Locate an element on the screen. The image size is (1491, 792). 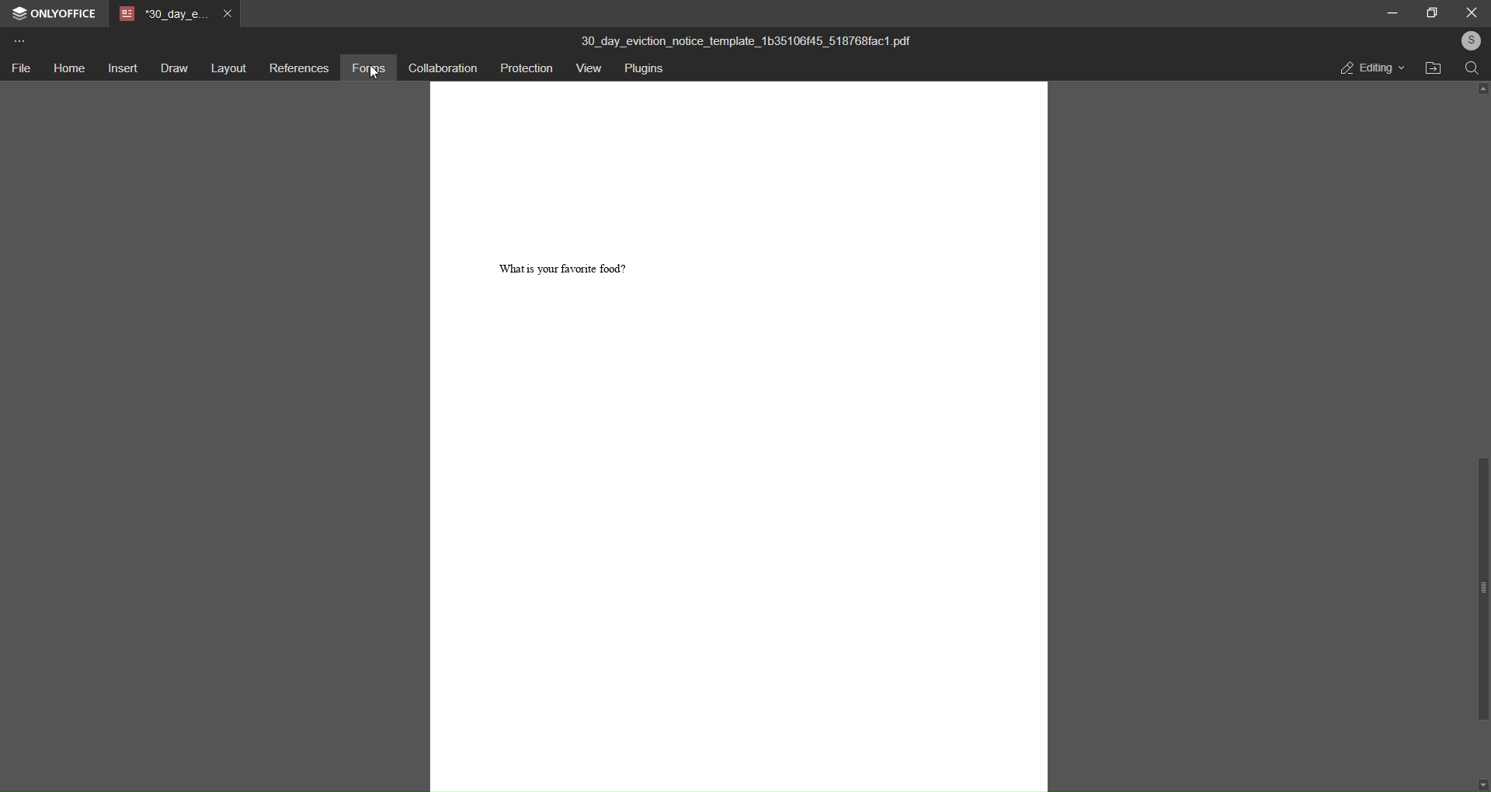
protection is located at coordinates (523, 68).